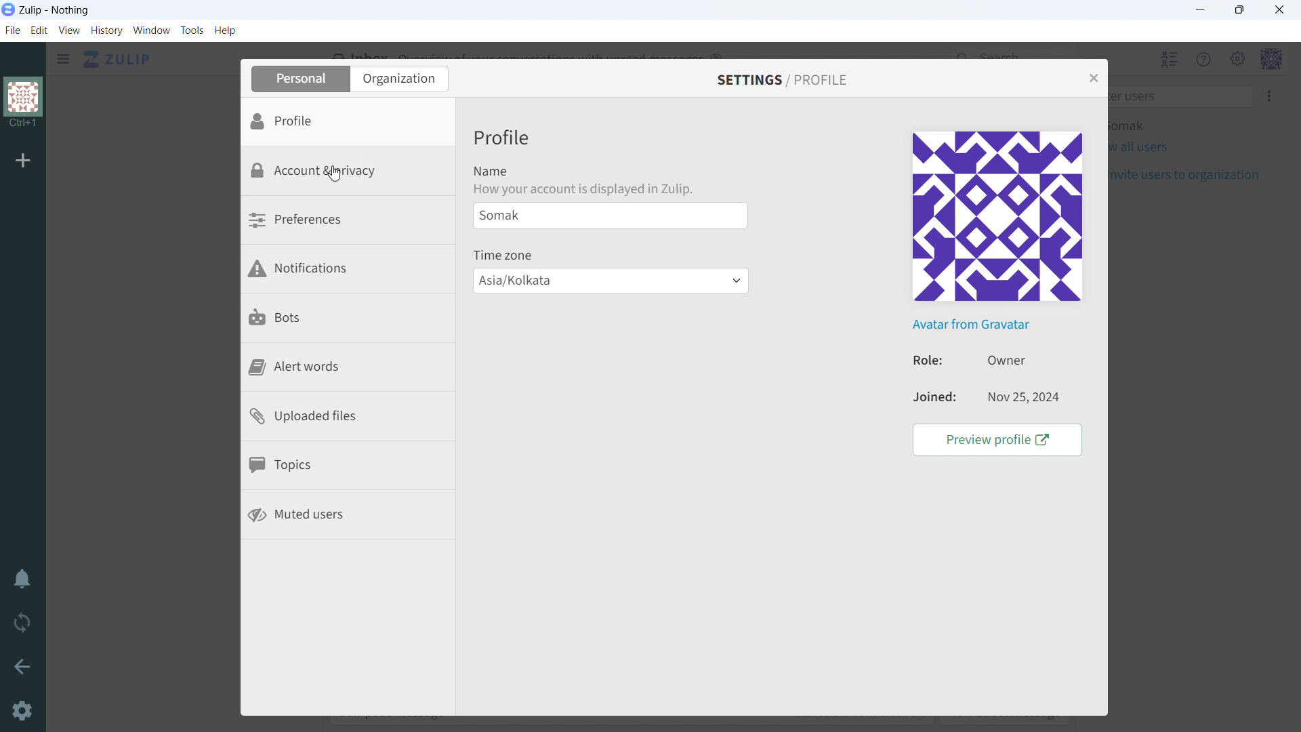 This screenshot has width=1301, height=732. I want to click on settings, so click(24, 712).